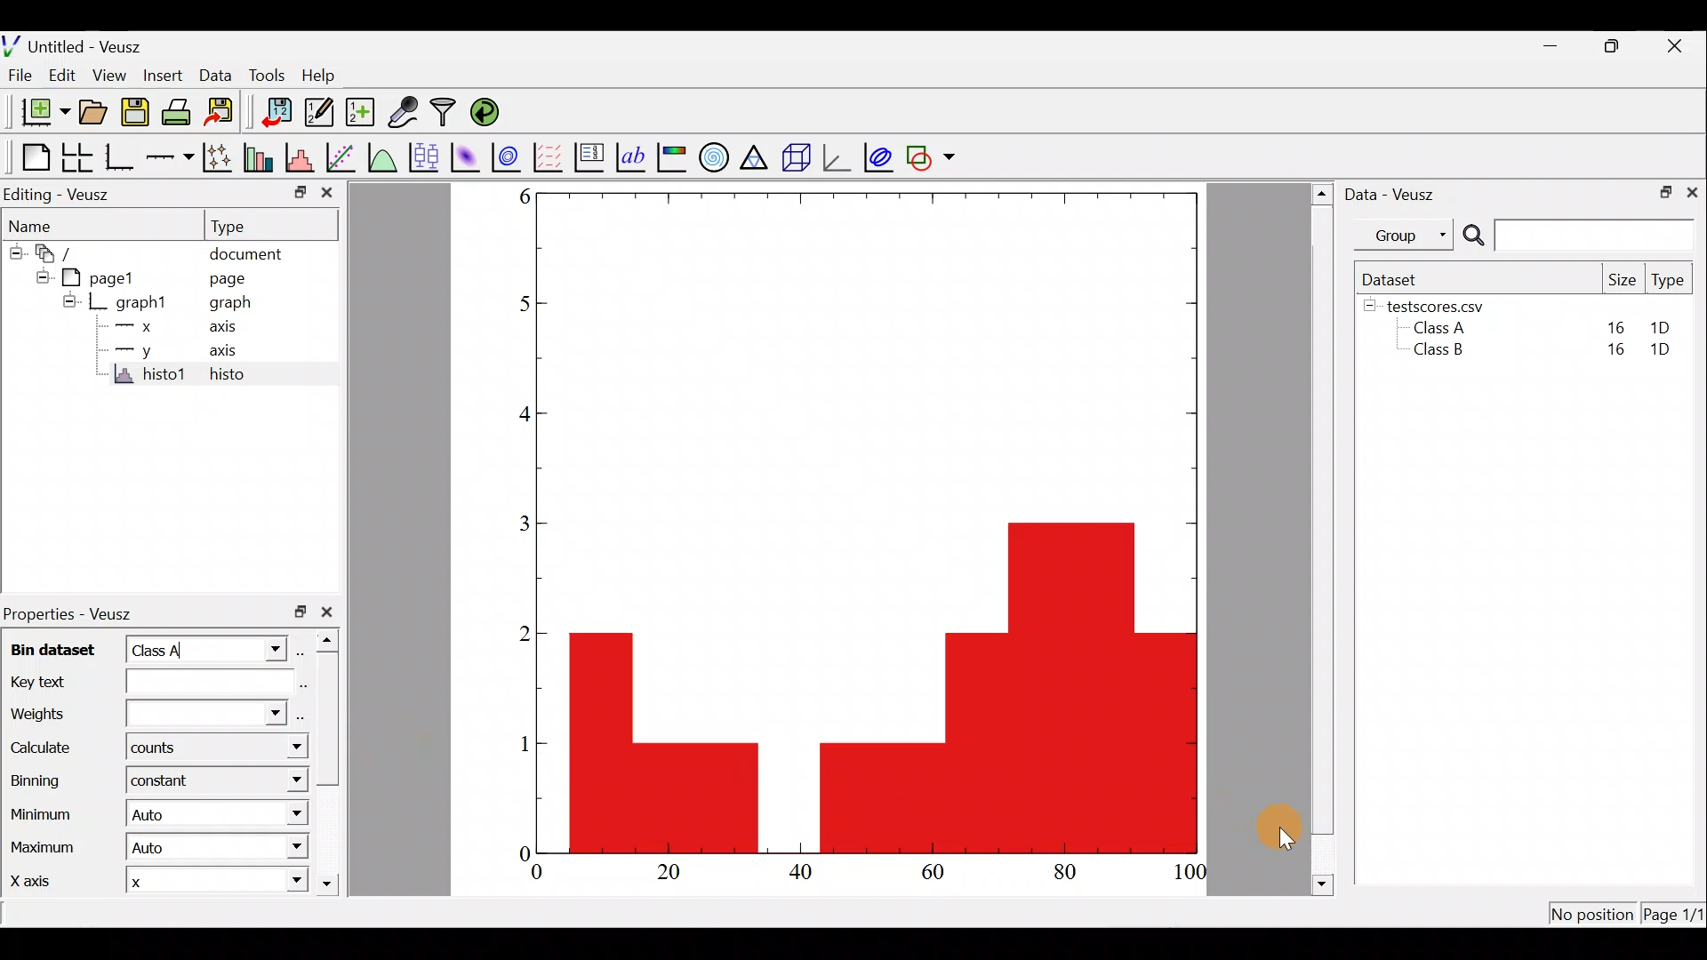  I want to click on Plot a 2d dataset as contours, so click(509, 157).